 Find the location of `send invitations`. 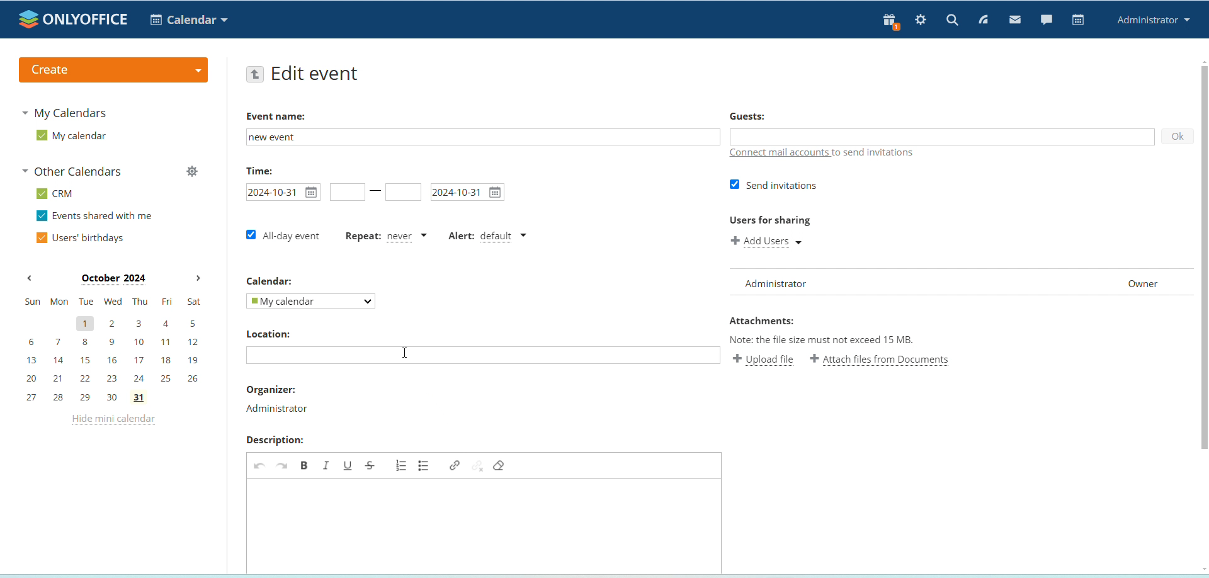

send invitations is located at coordinates (773, 186).